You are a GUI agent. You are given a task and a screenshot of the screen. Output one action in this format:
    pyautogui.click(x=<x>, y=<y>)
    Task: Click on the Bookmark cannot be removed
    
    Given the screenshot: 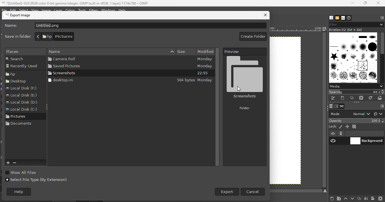 What is the action you would take?
    pyautogui.click(x=19, y=163)
    